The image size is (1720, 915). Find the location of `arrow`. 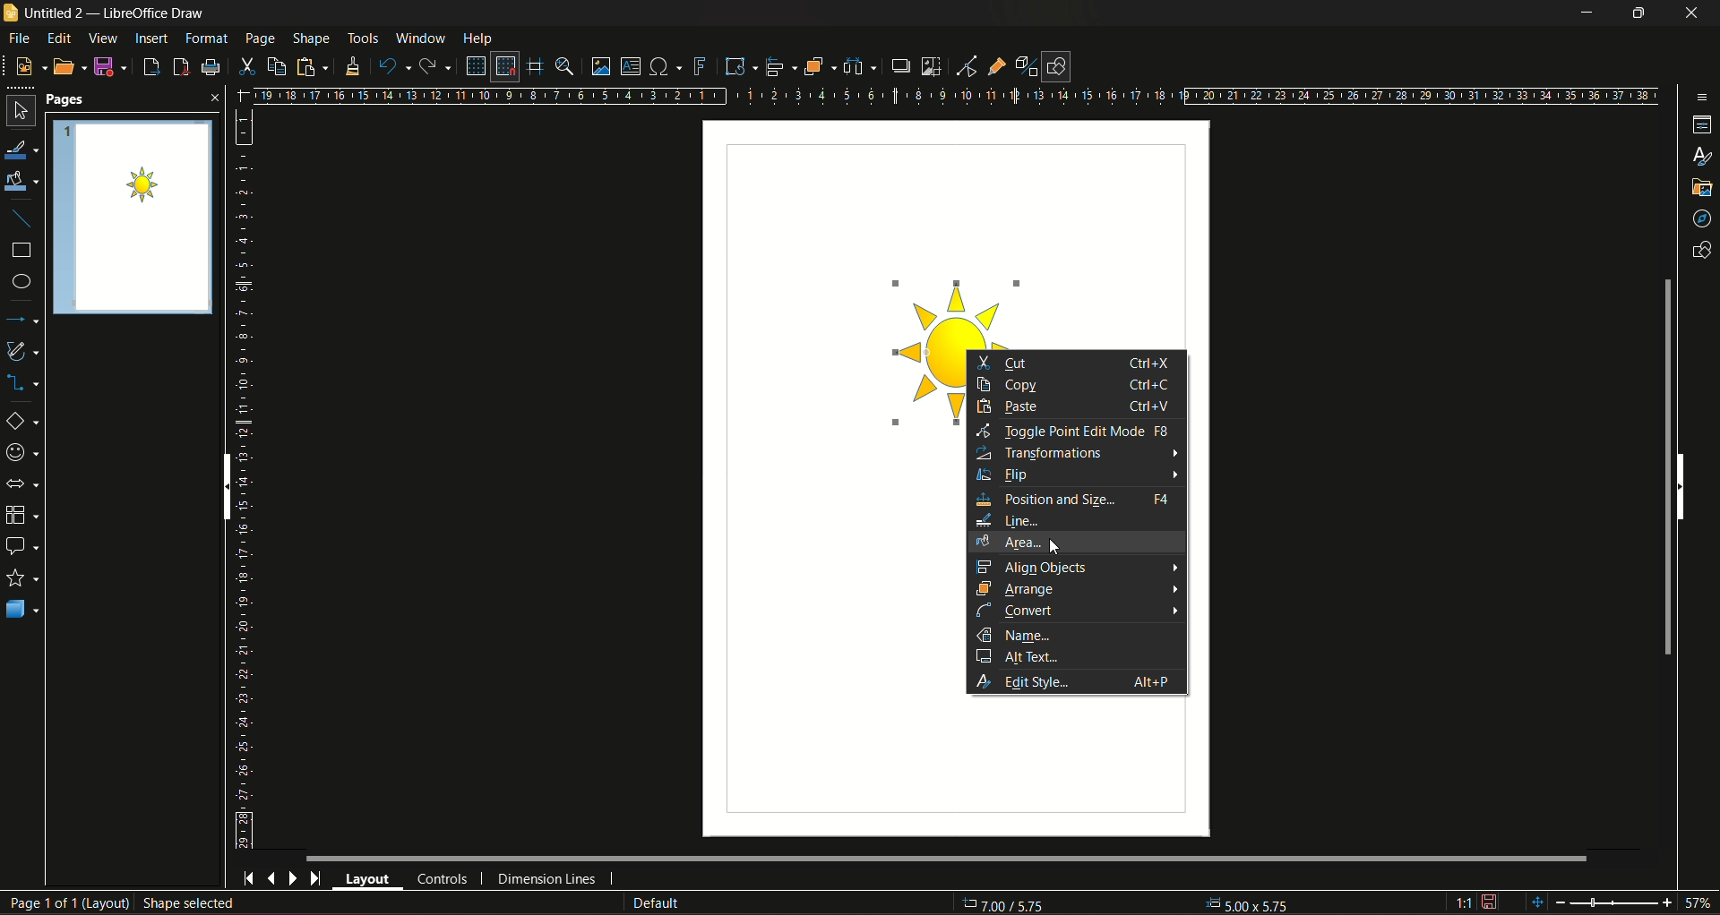

arrow is located at coordinates (1168, 566).